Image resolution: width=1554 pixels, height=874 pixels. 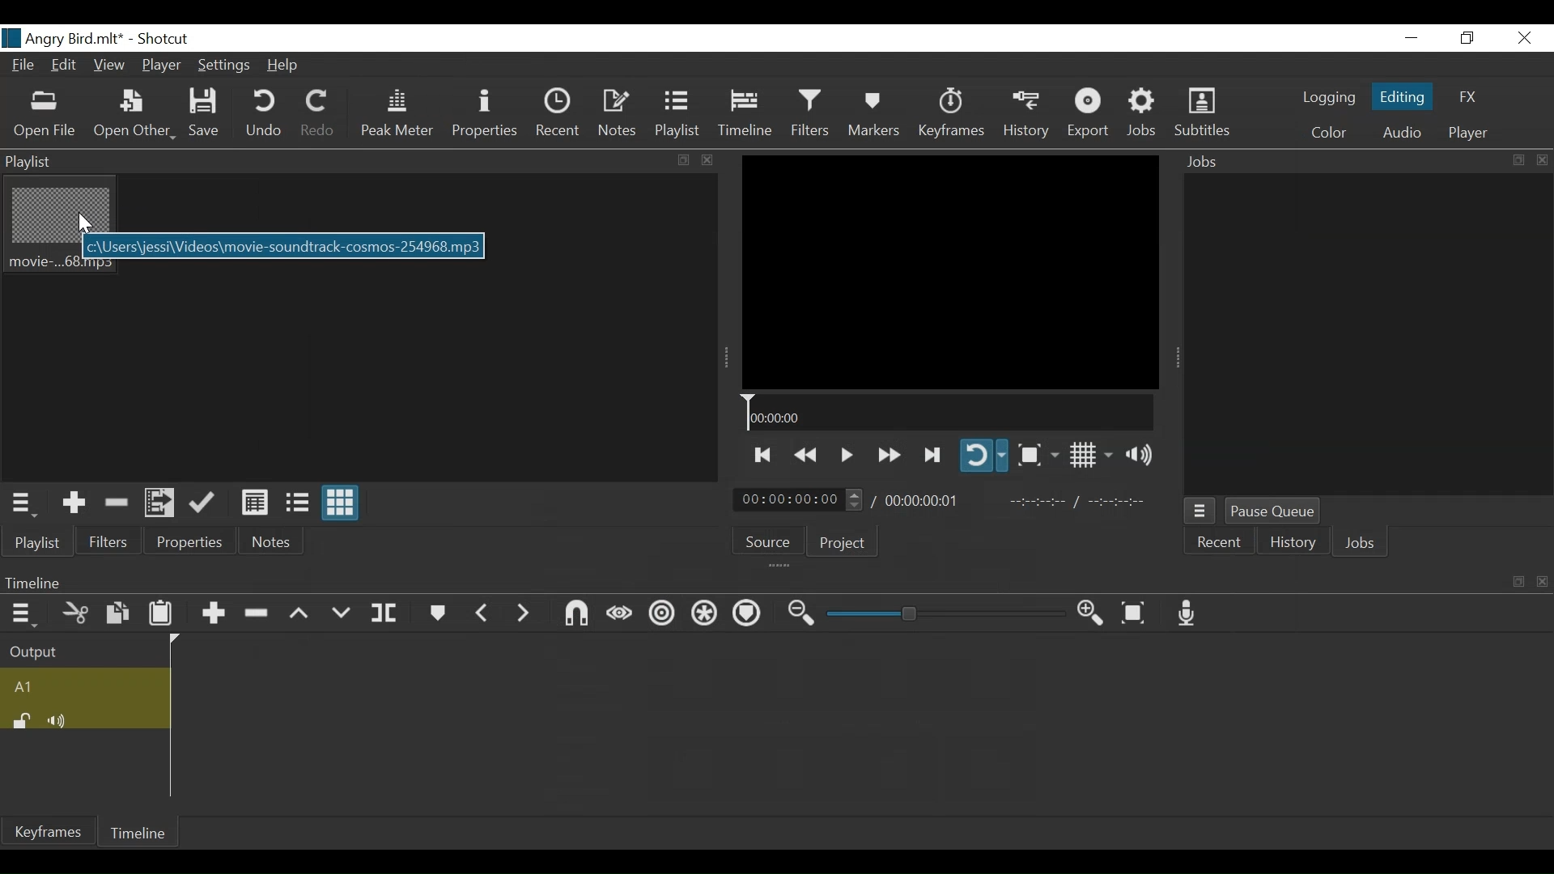 What do you see at coordinates (187, 541) in the screenshot?
I see `Properties` at bounding box center [187, 541].